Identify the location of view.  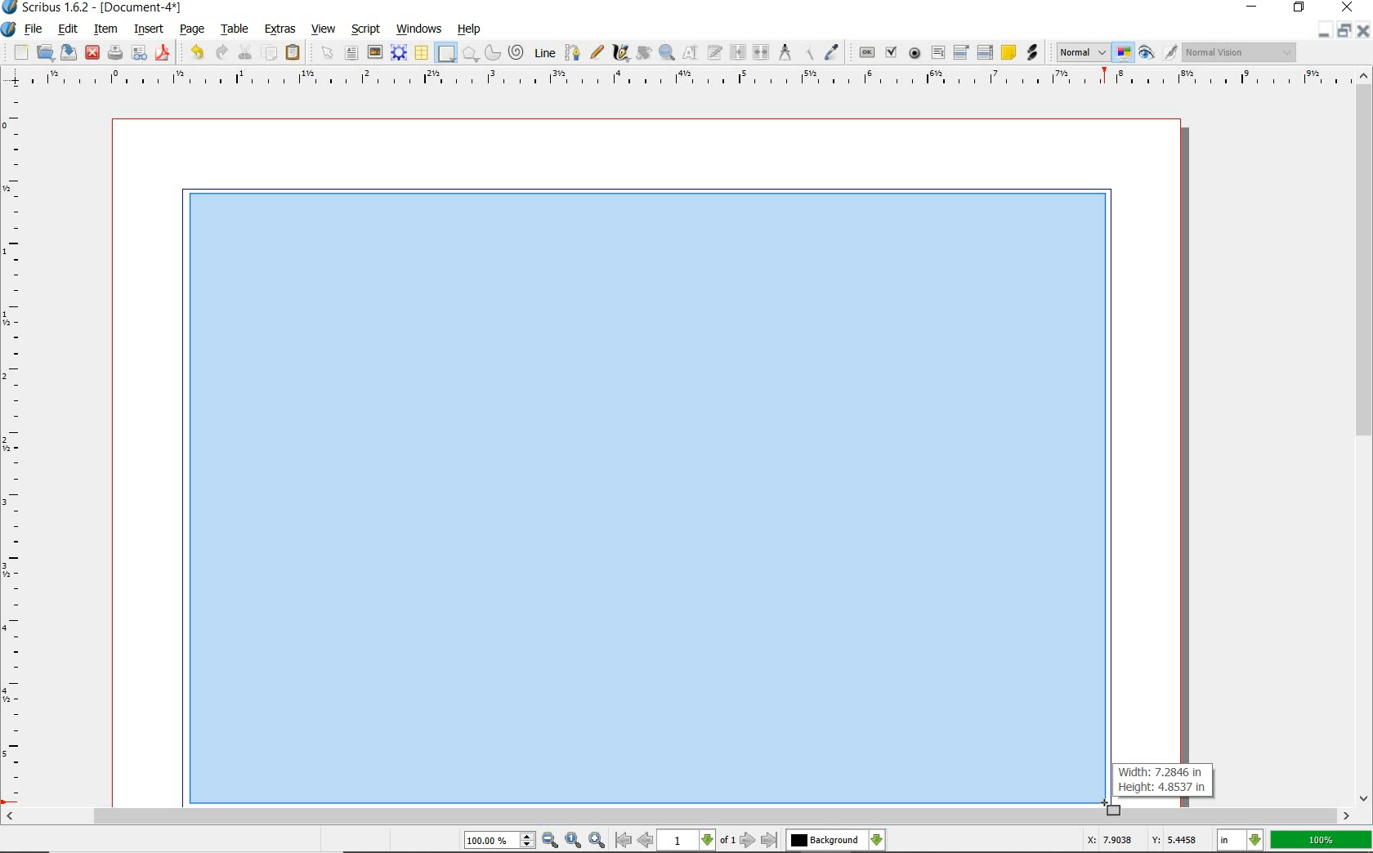
(324, 29).